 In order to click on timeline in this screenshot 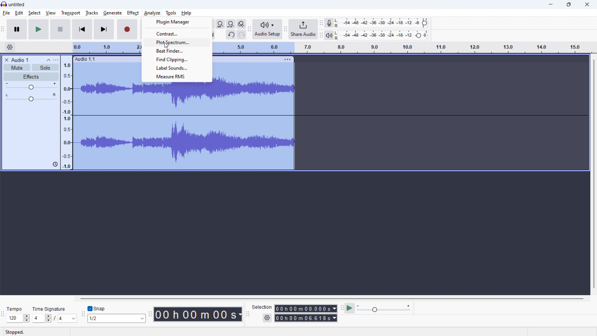, I will do `click(405, 48)`.